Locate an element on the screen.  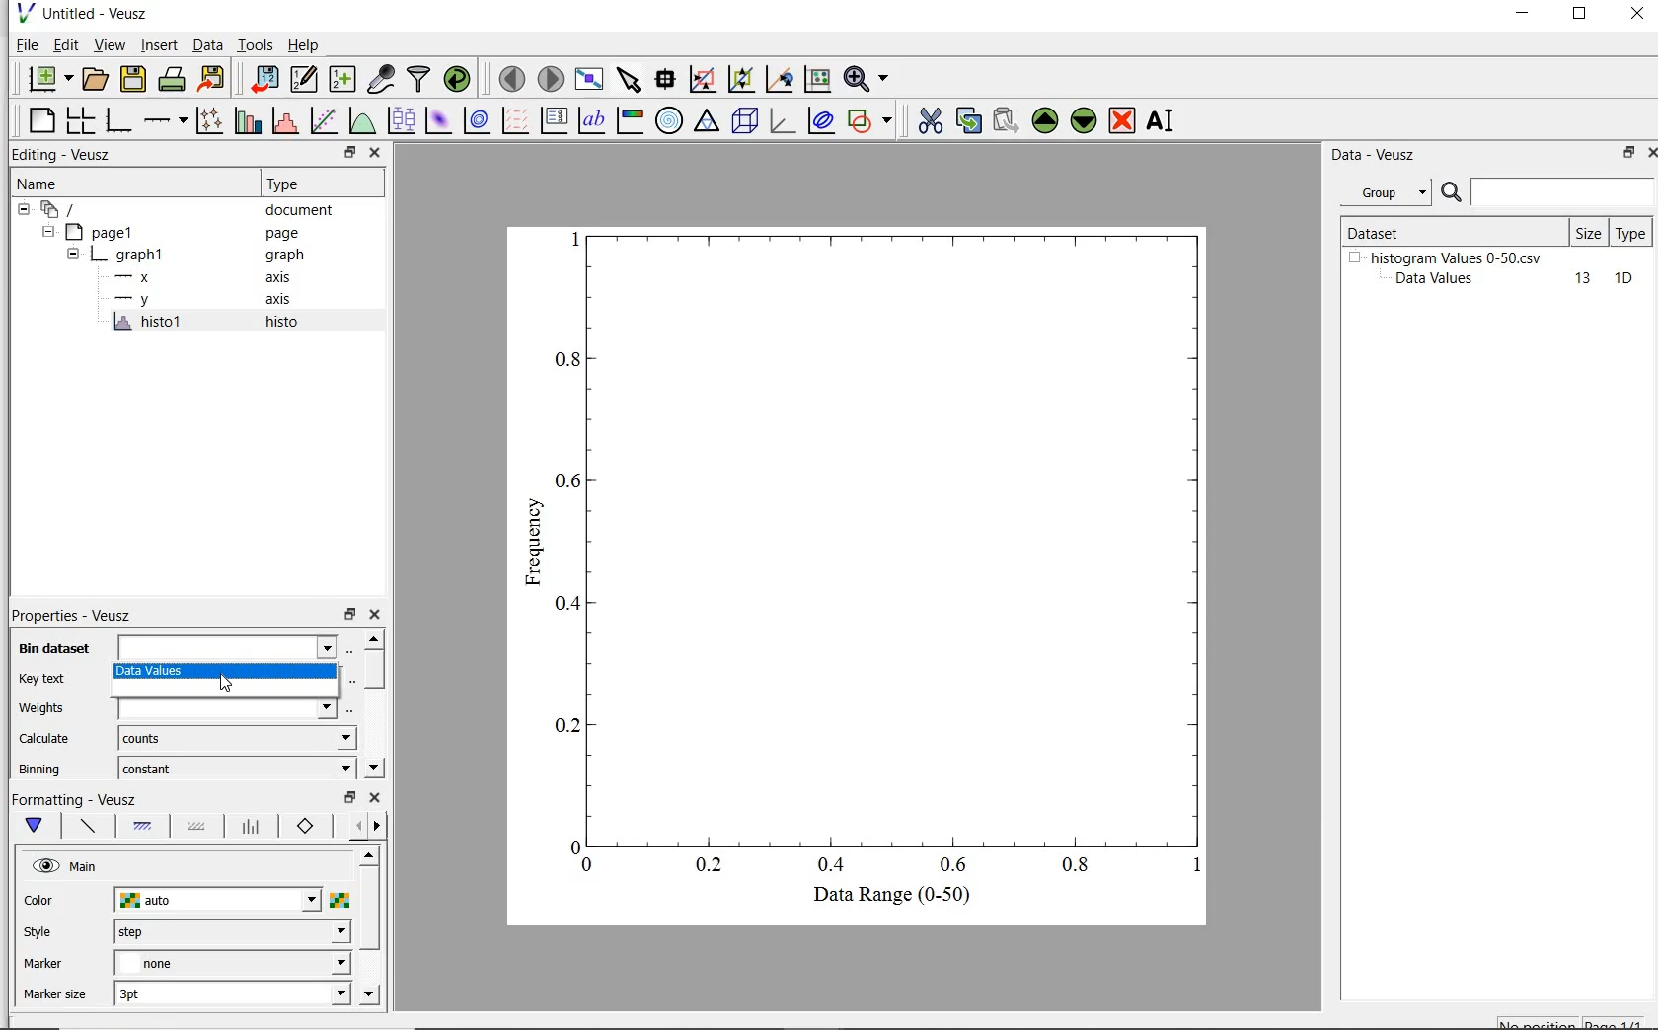
move up the selected widget is located at coordinates (1043, 121).